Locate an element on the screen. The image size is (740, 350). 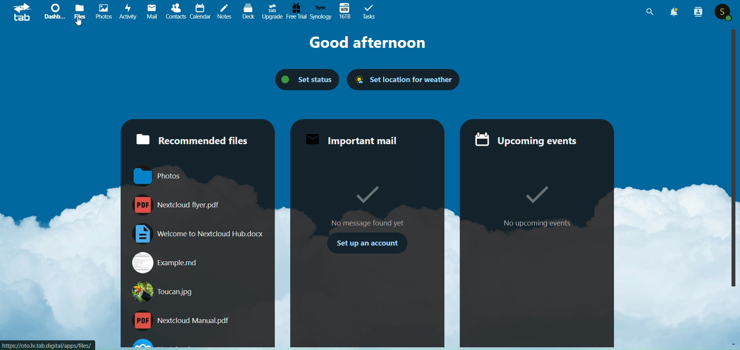
Nextcloud Manual.pdf is located at coordinates (198, 321).